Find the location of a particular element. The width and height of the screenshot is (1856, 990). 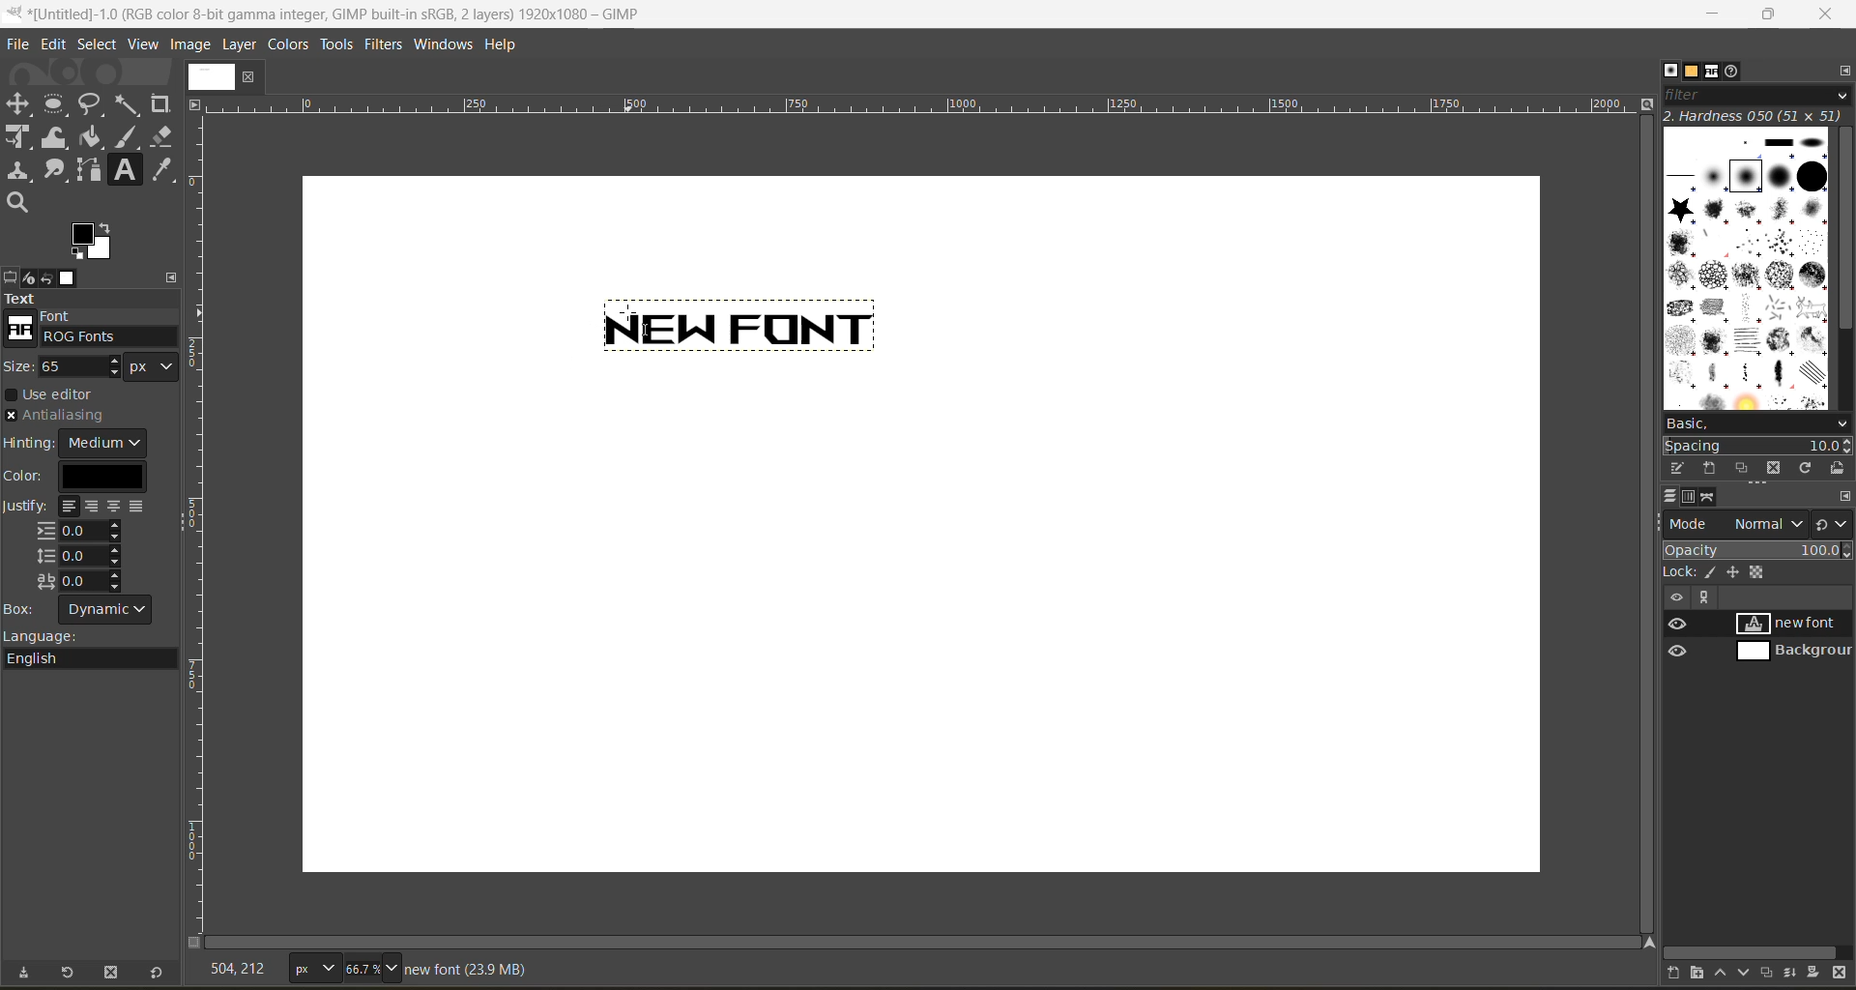

hinting is located at coordinates (78, 443).